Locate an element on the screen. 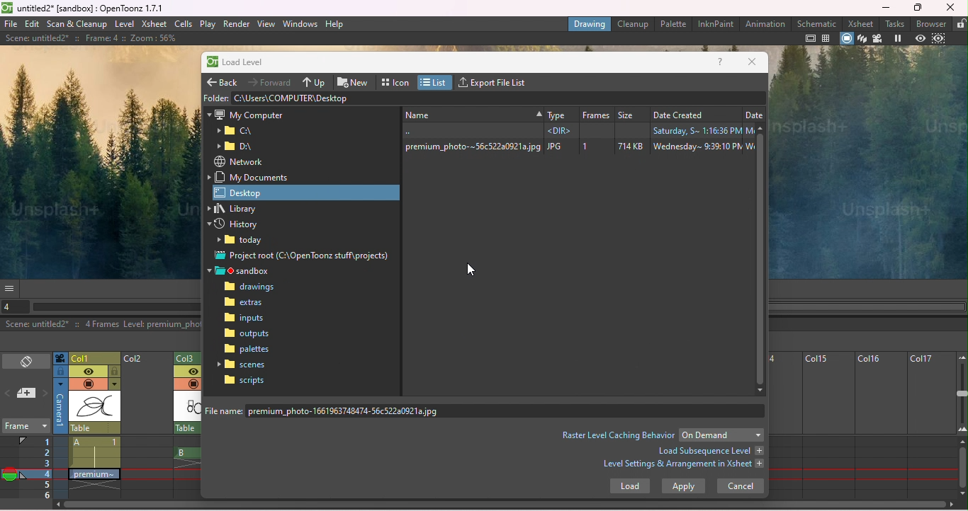 The width and height of the screenshot is (968, 511). My computer is located at coordinates (245, 113).